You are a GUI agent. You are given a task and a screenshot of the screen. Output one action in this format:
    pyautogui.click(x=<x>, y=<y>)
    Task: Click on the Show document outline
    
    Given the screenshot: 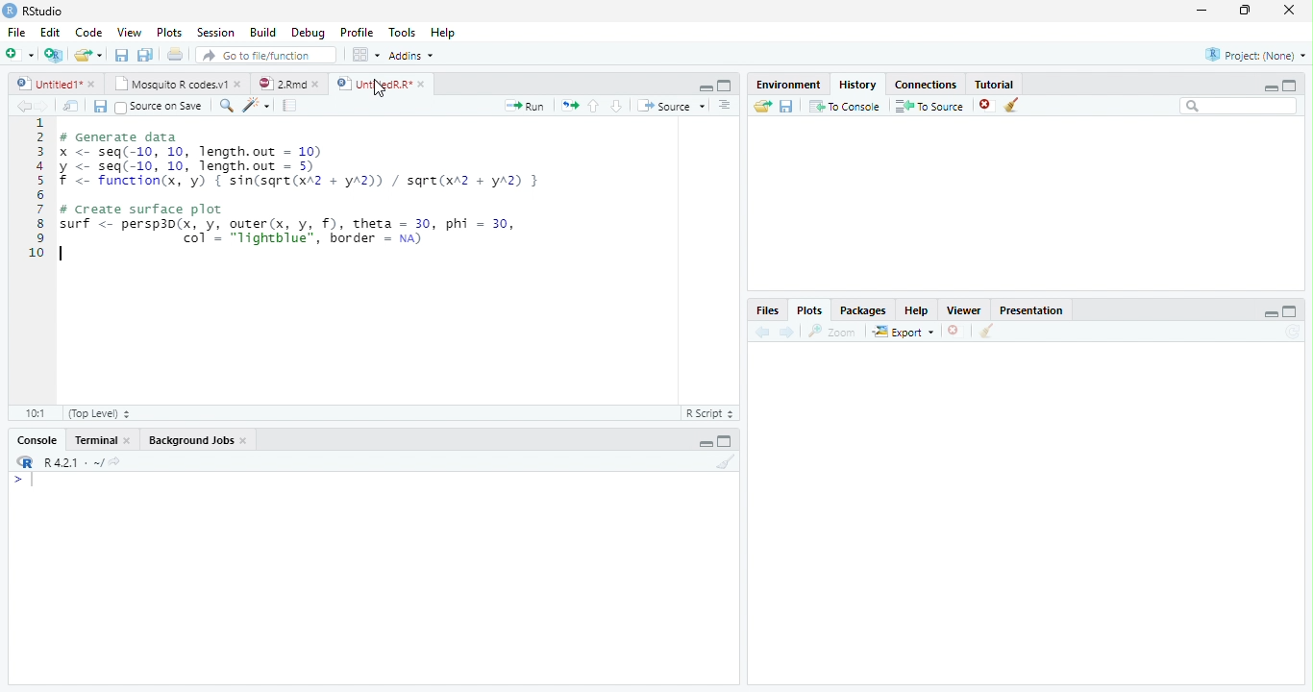 What is the action you would take?
    pyautogui.click(x=724, y=104)
    